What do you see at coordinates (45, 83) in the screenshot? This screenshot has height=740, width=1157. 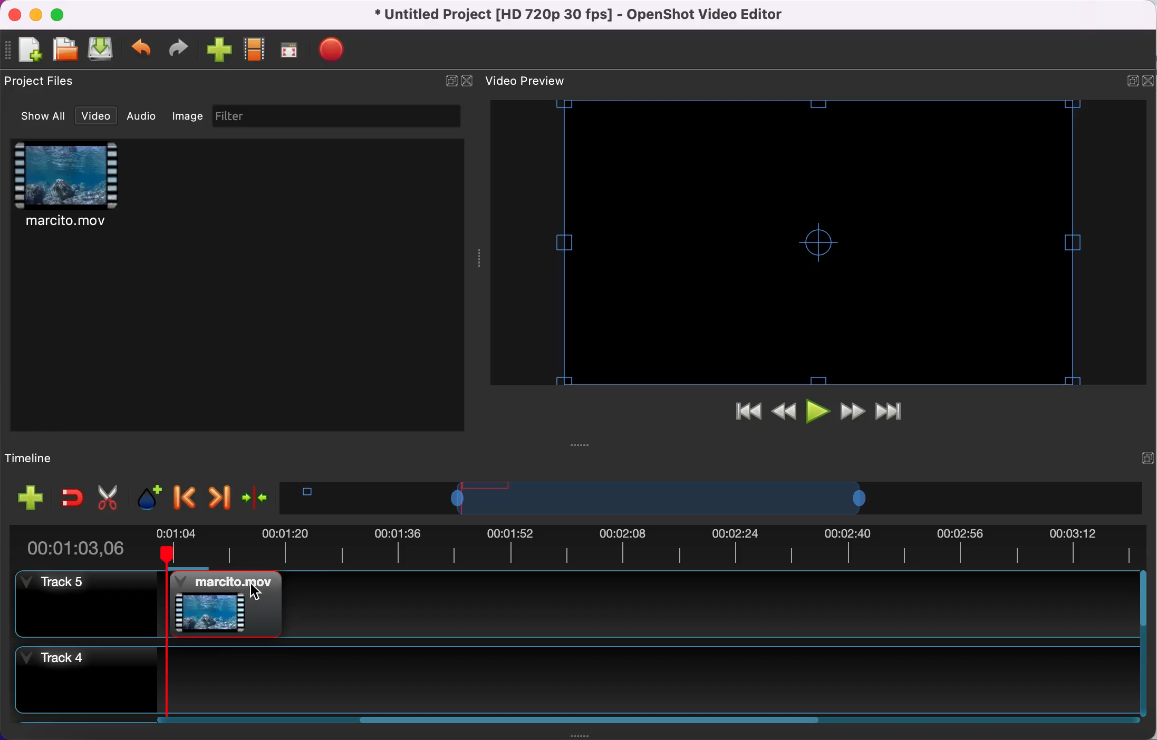 I see `project files` at bounding box center [45, 83].